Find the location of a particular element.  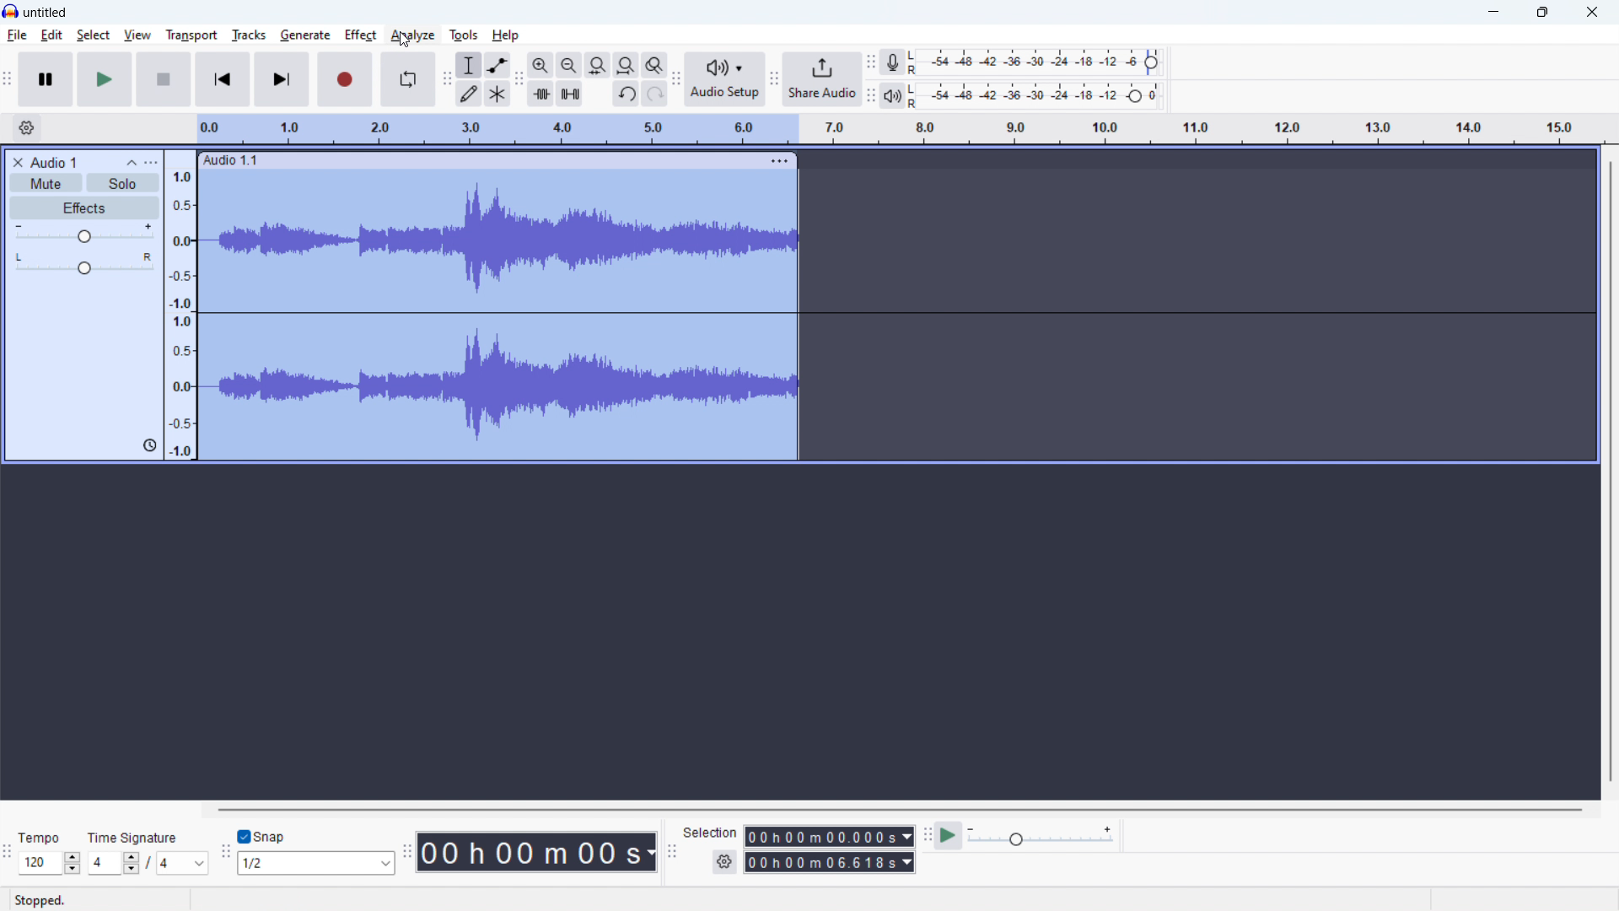

amplitude is located at coordinates (181, 305).